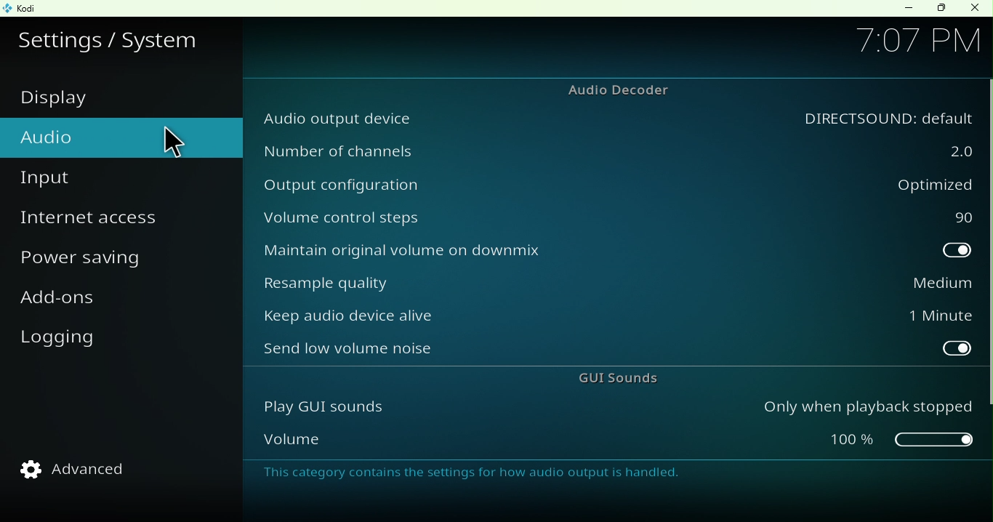 The height and width of the screenshot is (522, 993). I want to click on Internet access, so click(99, 223).